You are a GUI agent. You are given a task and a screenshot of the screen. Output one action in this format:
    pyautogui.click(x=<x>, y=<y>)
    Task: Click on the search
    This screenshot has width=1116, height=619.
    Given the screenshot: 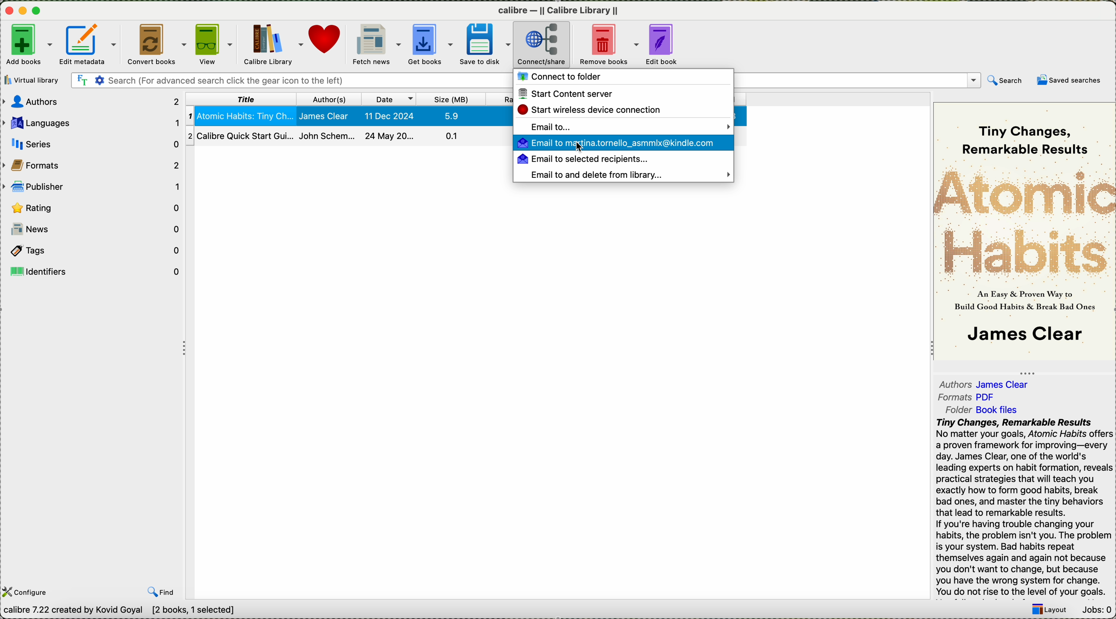 What is the action you would take?
    pyautogui.click(x=1004, y=81)
    